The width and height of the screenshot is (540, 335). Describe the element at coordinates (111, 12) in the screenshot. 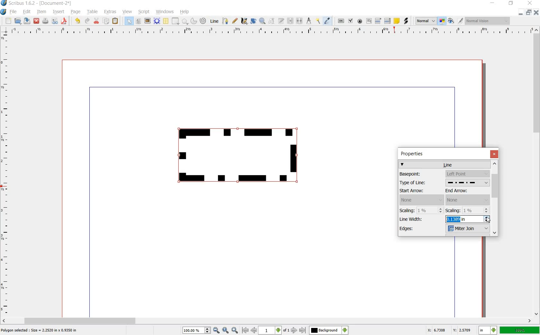

I see `EXTRAS` at that location.